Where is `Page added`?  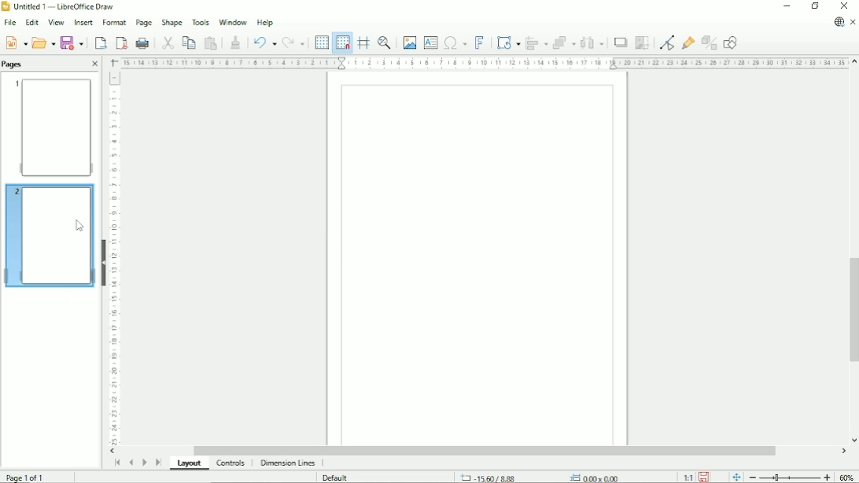 Page added is located at coordinates (48, 234).